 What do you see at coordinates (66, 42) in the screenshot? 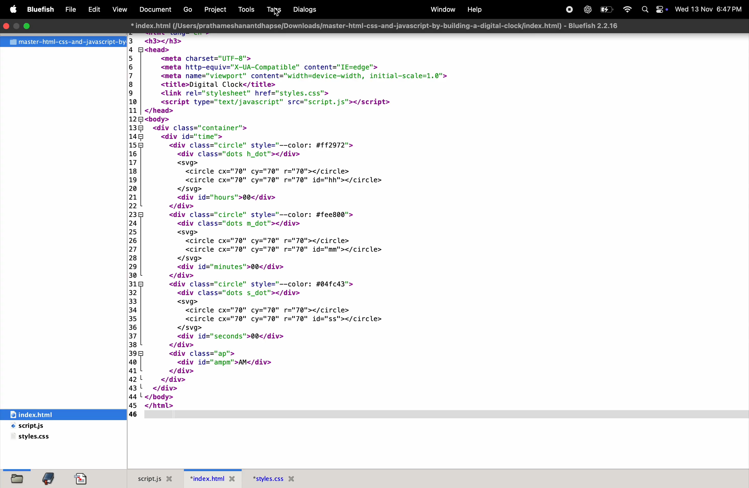
I see `File` at bounding box center [66, 42].